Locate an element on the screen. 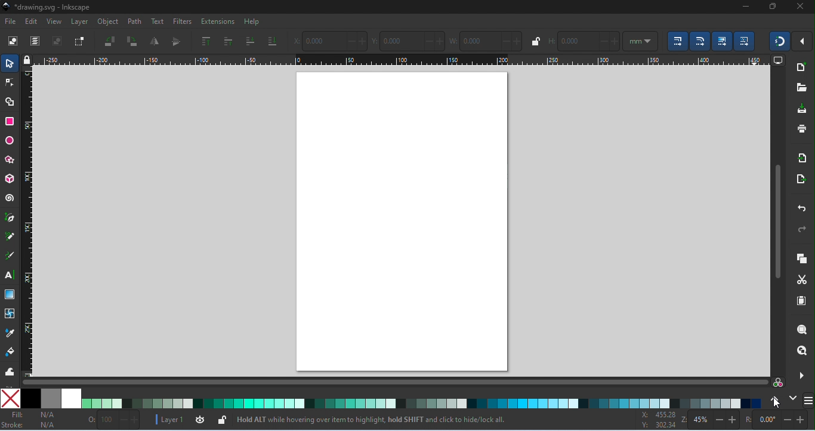 This screenshot has height=431, width=815. spiral is located at coordinates (10, 197).